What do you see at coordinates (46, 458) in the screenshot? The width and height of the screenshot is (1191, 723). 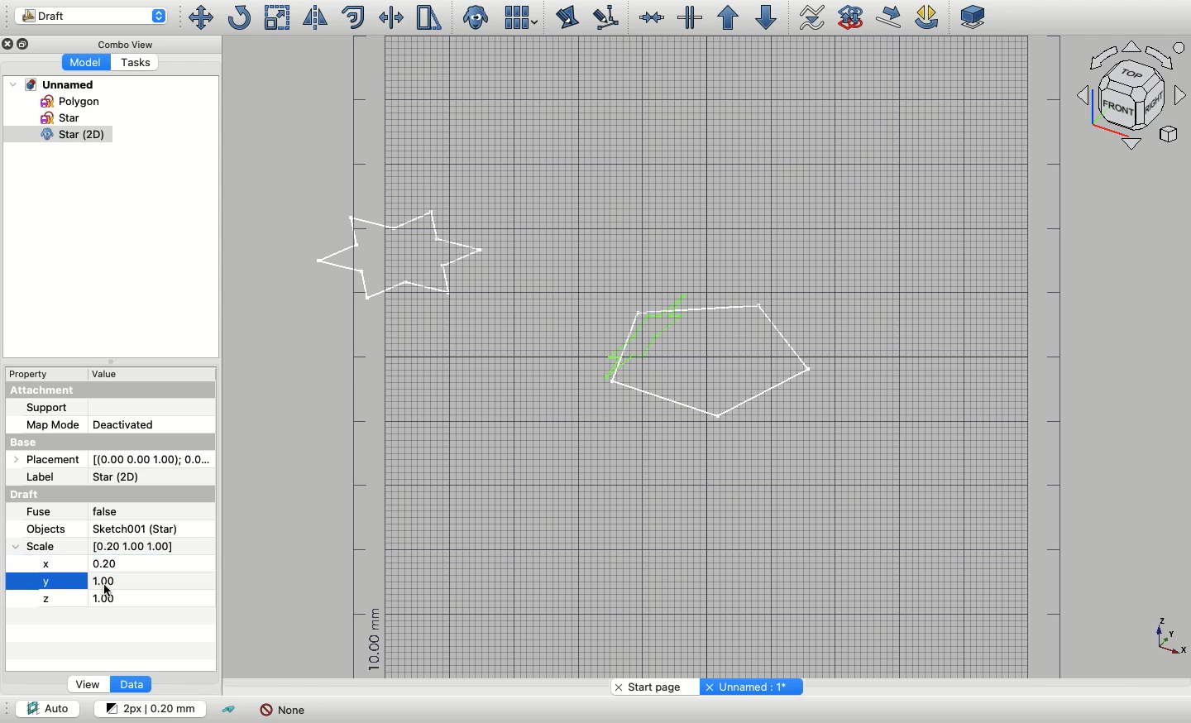 I see `Placement` at bounding box center [46, 458].